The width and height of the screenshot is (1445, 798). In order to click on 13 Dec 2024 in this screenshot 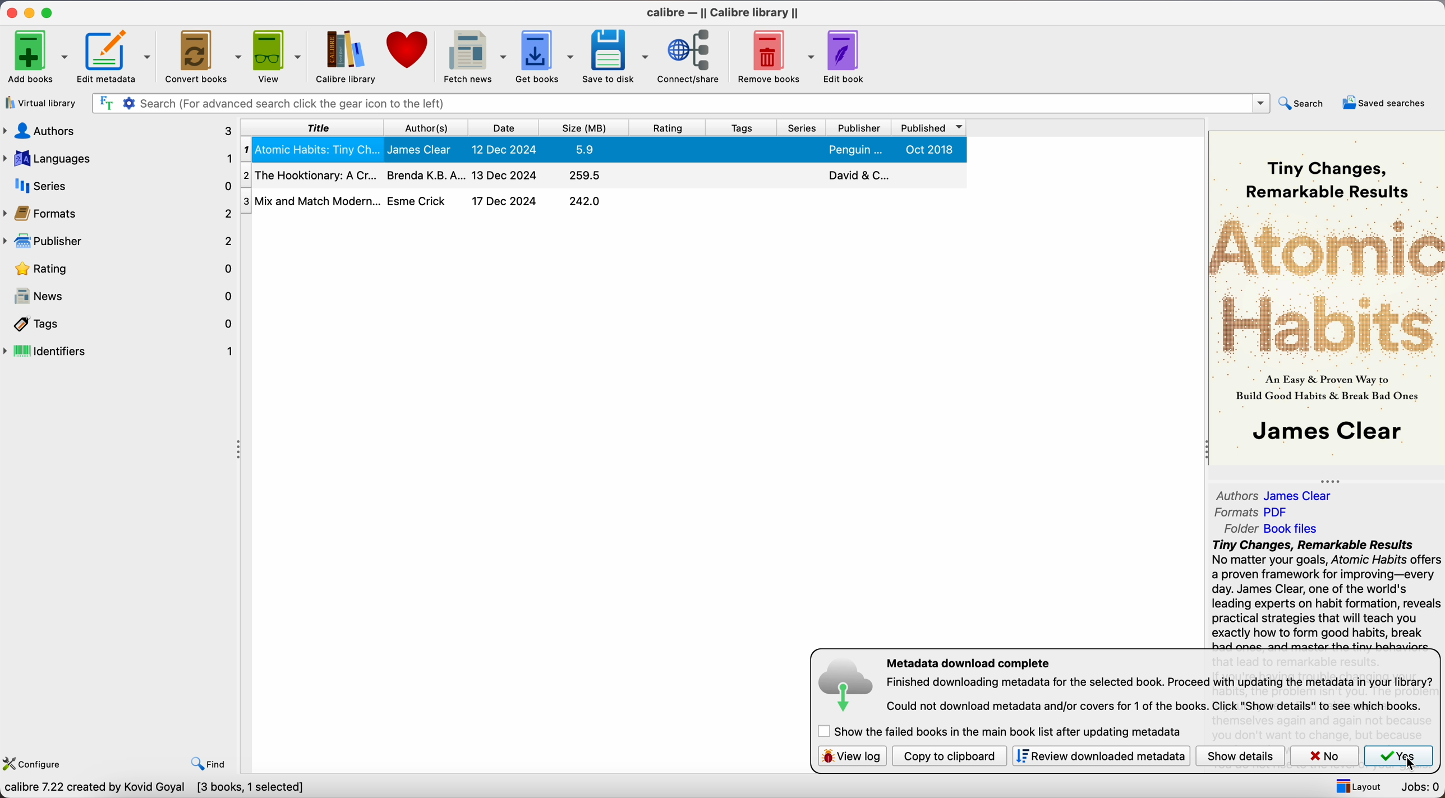, I will do `click(505, 174)`.